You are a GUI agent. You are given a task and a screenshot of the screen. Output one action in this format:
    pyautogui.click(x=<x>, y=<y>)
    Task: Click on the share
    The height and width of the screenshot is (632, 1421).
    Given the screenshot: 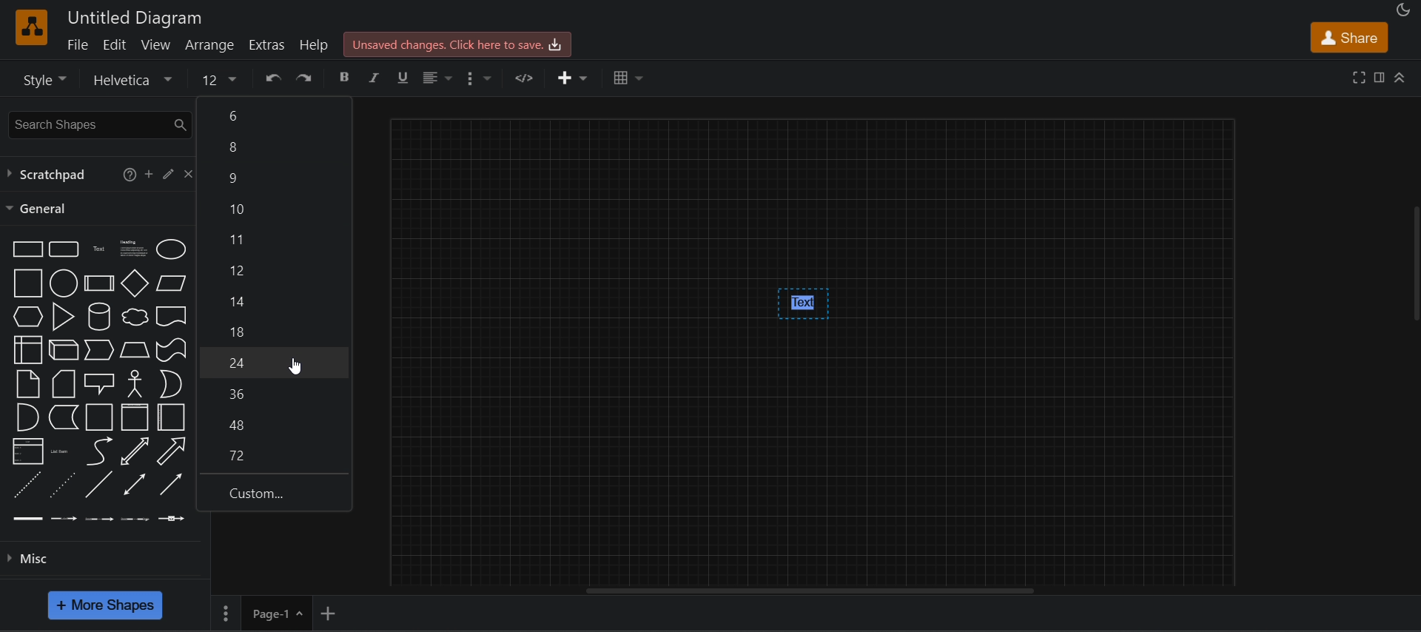 What is the action you would take?
    pyautogui.click(x=1350, y=37)
    